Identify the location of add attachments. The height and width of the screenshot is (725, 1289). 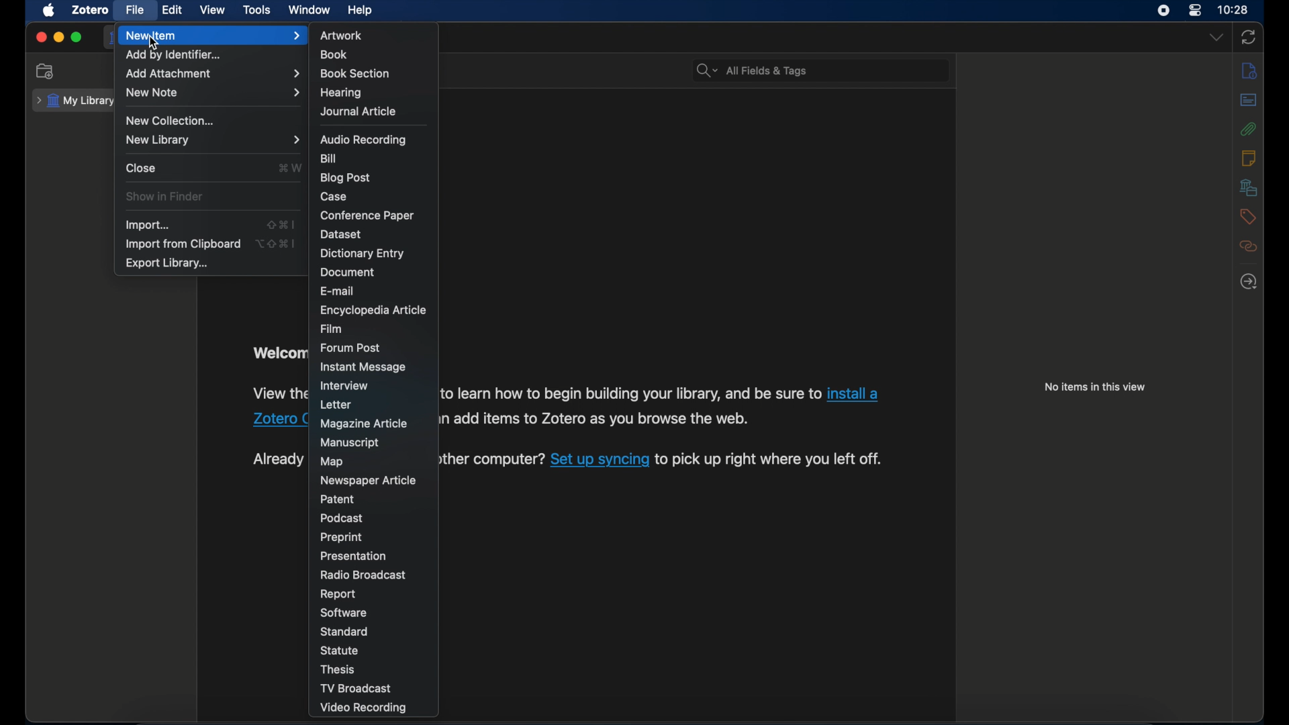
(212, 74).